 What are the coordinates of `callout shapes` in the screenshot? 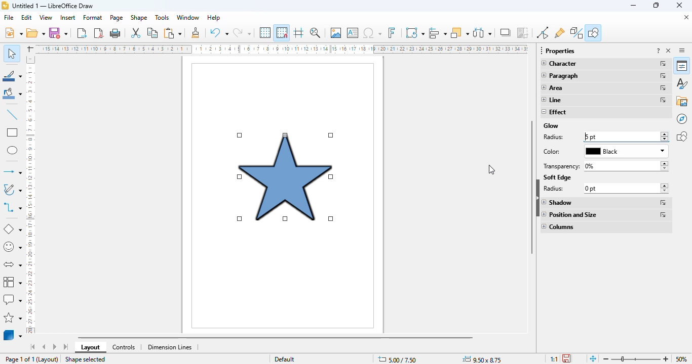 It's located at (12, 299).